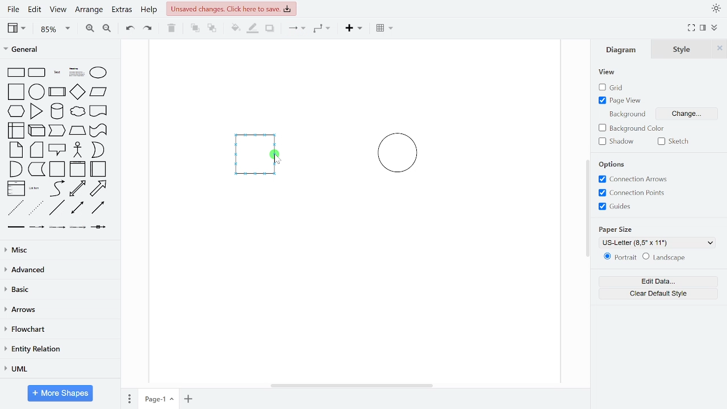  I want to click on collapse, so click(716, 28).